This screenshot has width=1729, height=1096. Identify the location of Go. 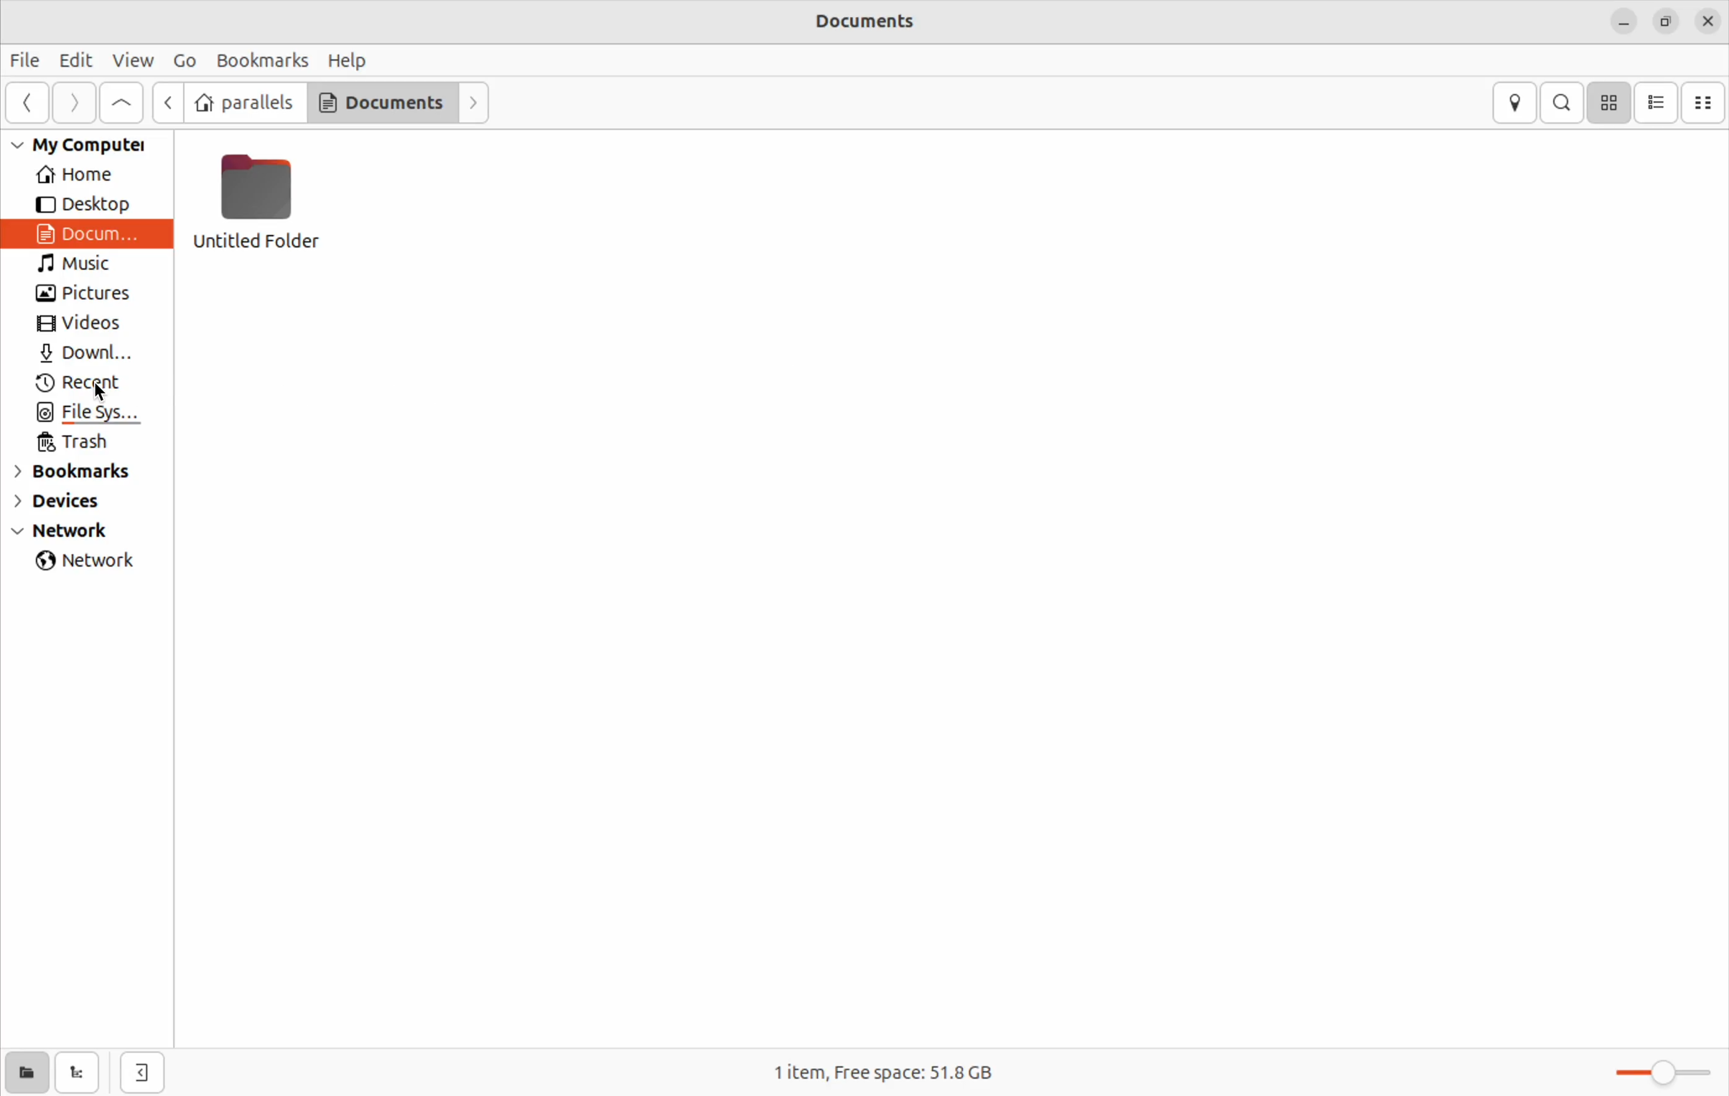
(182, 60).